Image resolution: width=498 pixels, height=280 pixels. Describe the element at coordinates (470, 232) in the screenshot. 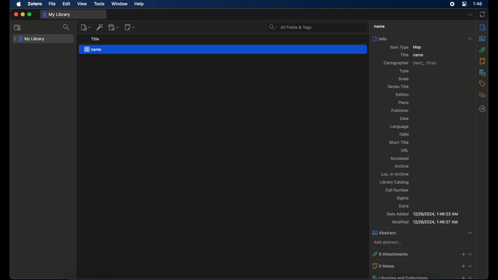

I see `Collapse or expand ` at that location.